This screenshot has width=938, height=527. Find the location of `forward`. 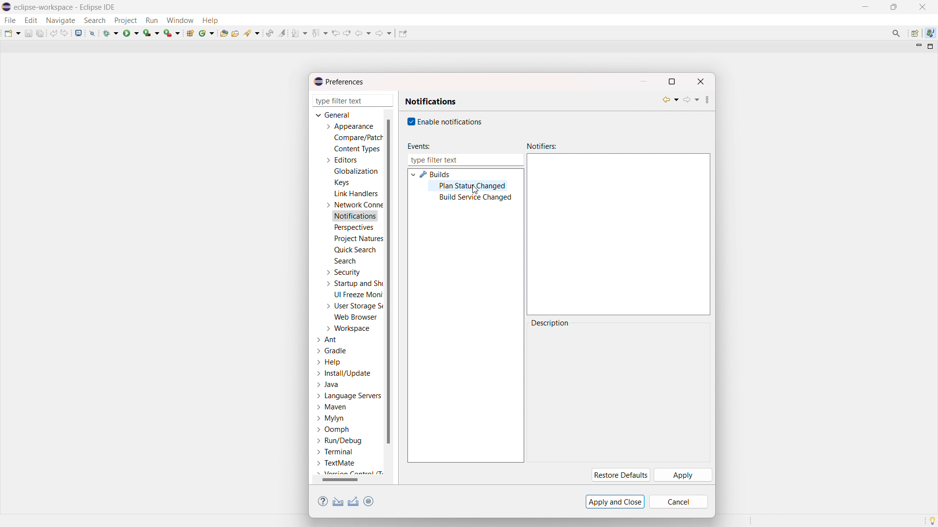

forward is located at coordinates (691, 100).